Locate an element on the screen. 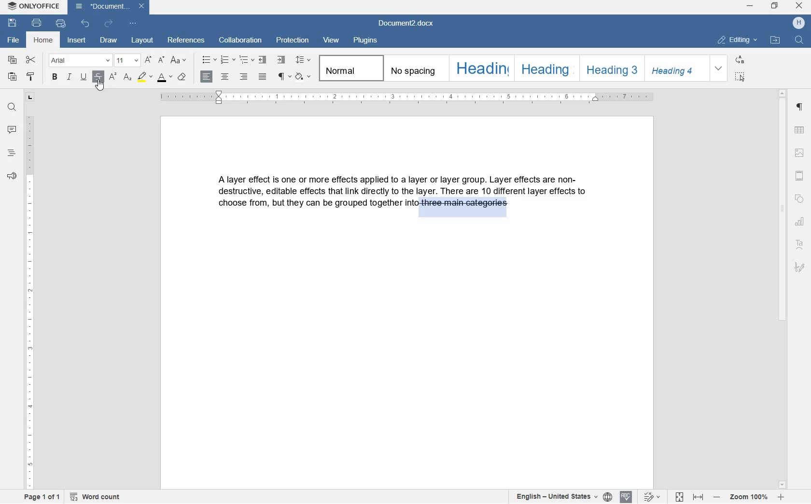 This screenshot has height=504, width=811. document2.docx is located at coordinates (109, 7).